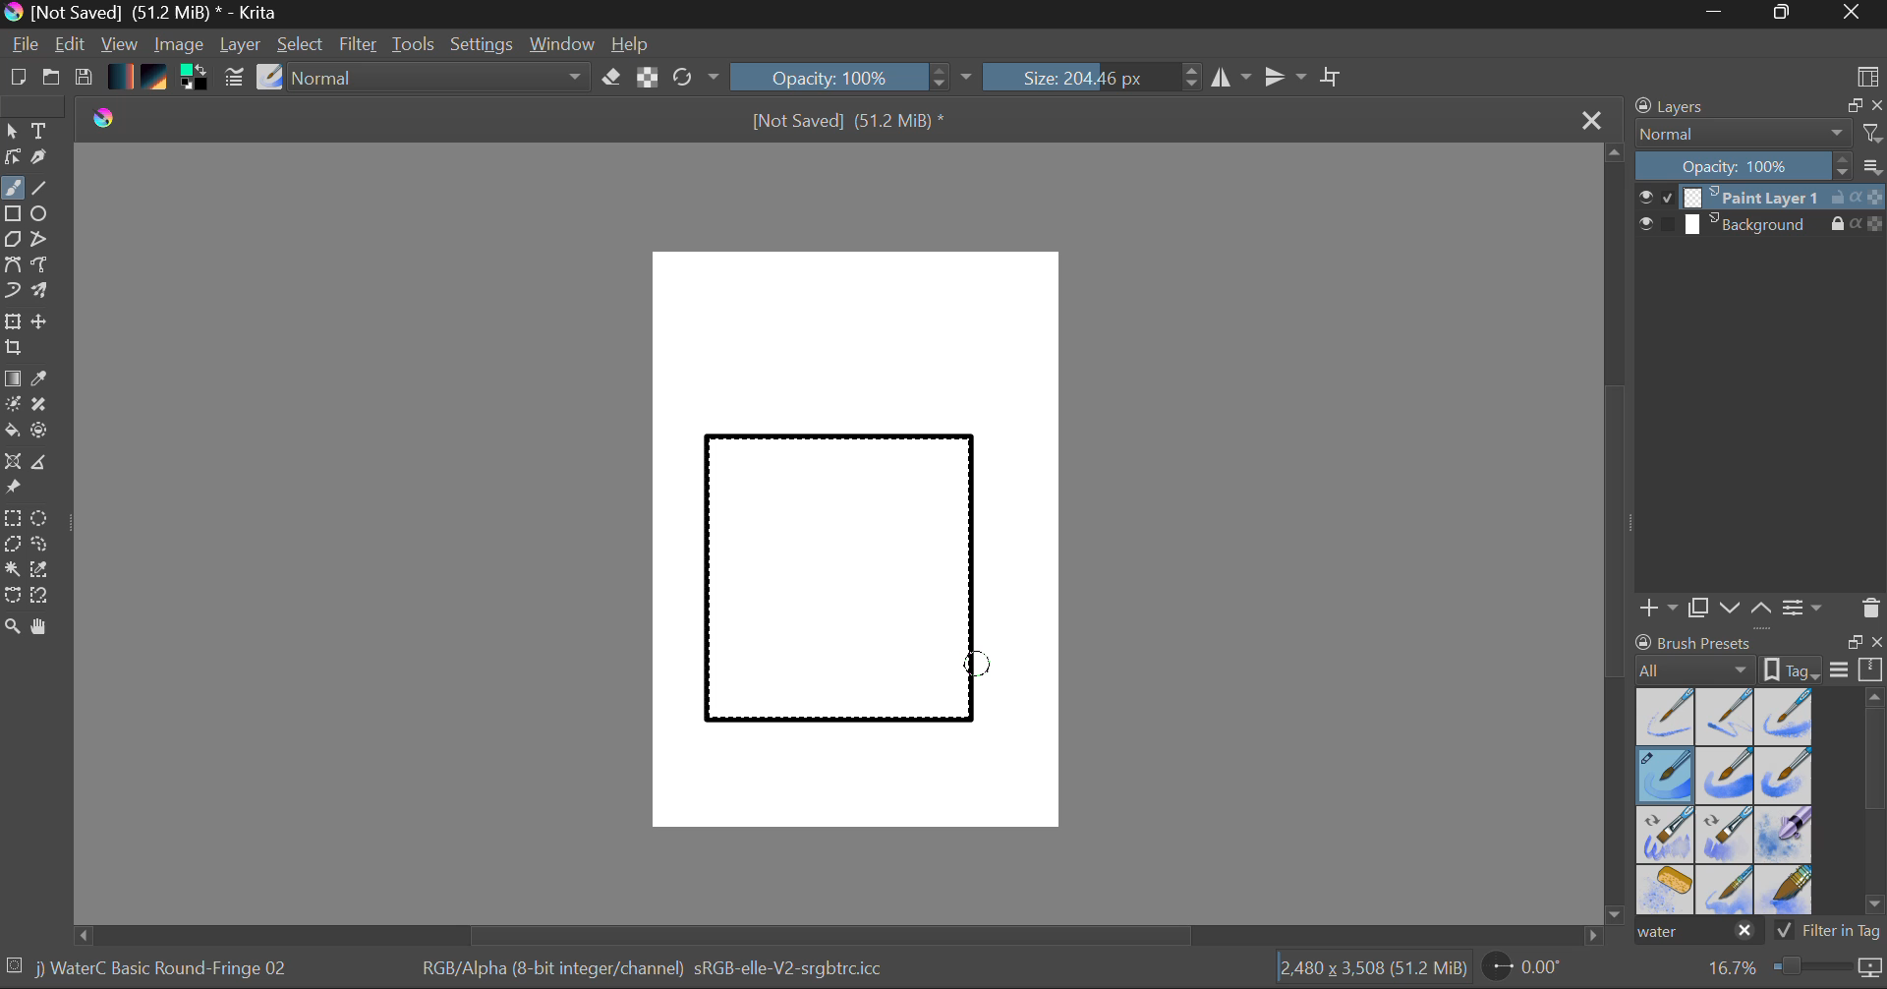 This screenshot has height=989, width=1887. Describe the element at coordinates (1721, 14) in the screenshot. I see `Restore Down` at that location.